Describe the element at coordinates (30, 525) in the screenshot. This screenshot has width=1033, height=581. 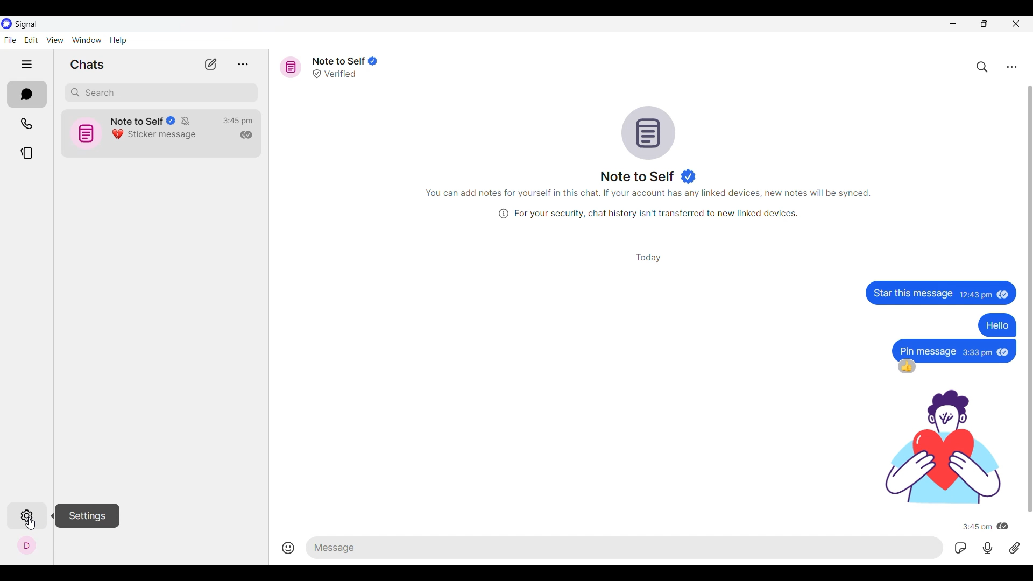
I see `cursor` at that location.